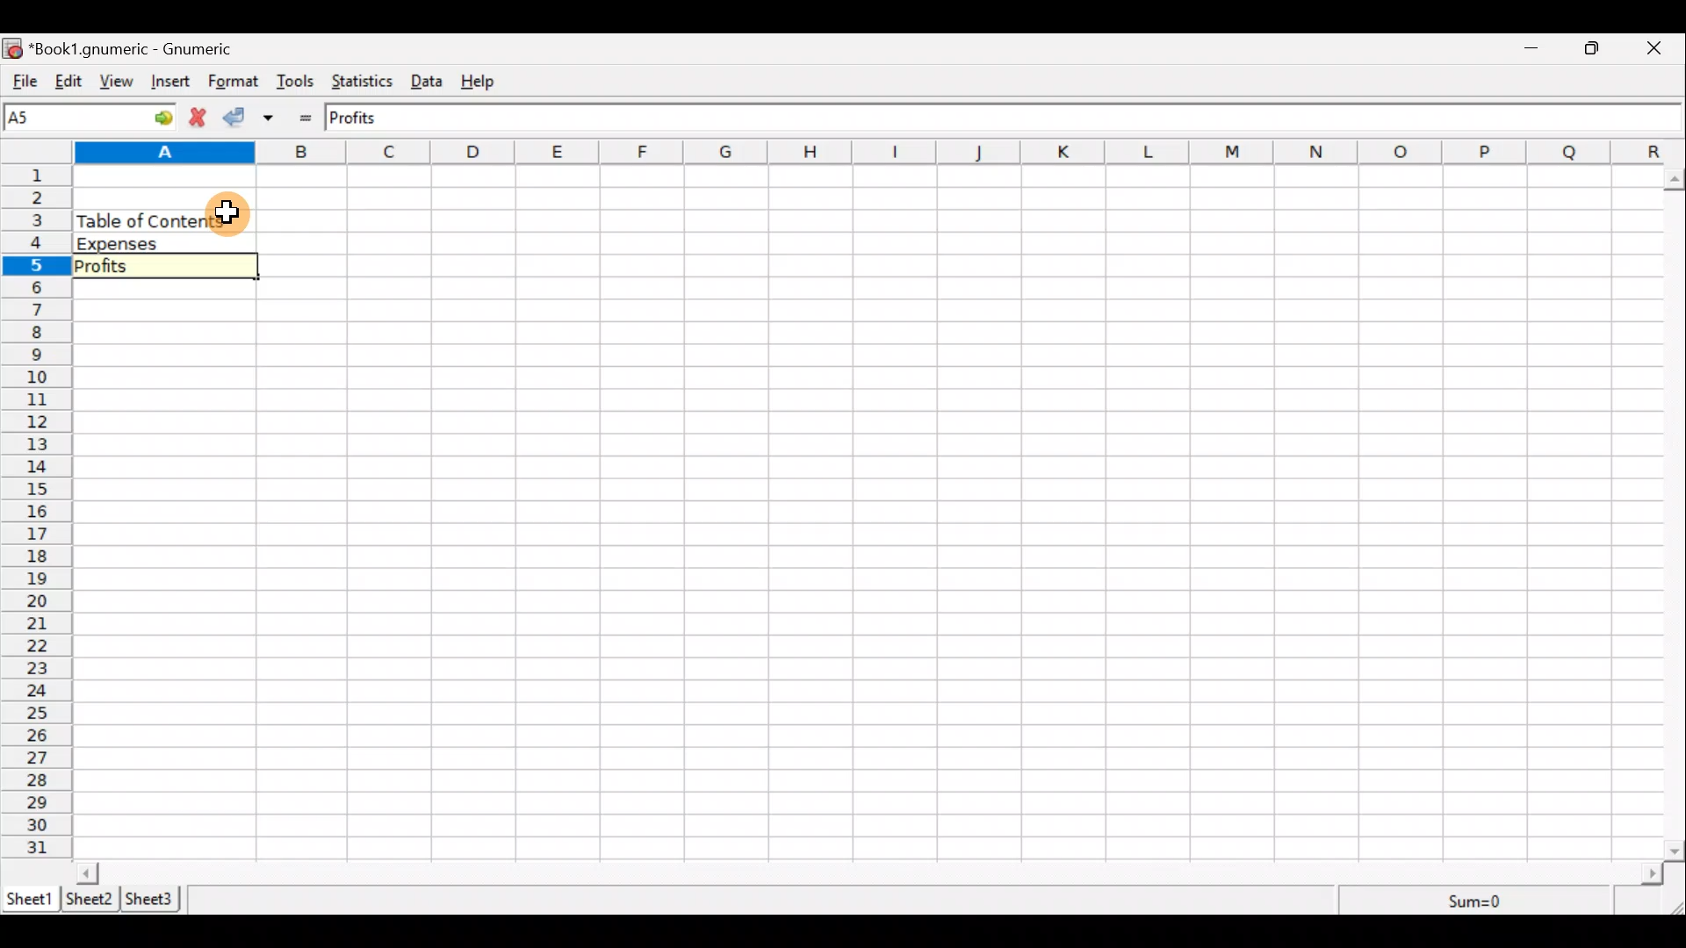  Describe the element at coordinates (1661, 48) in the screenshot. I see `Close` at that location.